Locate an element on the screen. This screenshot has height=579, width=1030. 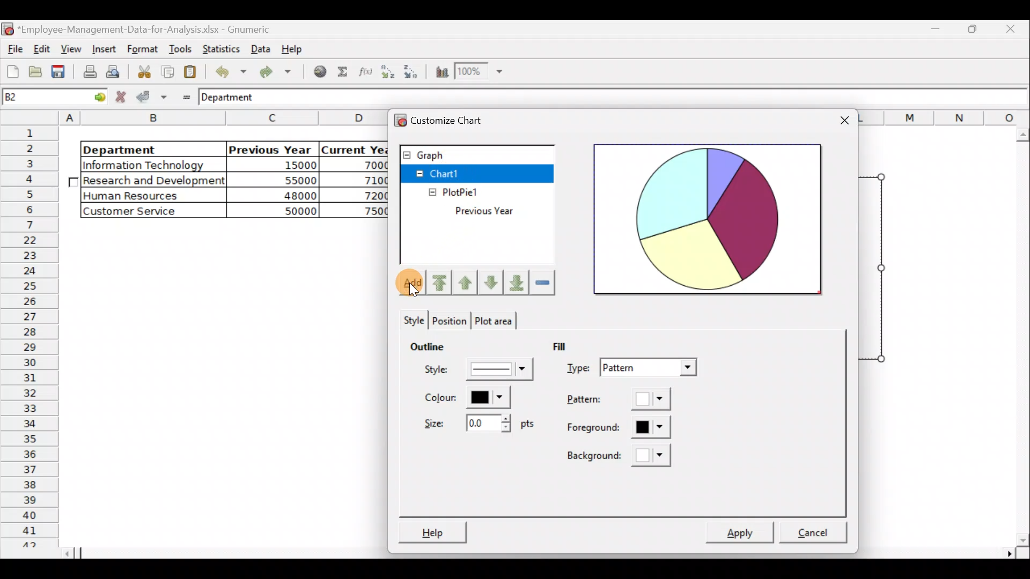
|Information Technology is located at coordinates (152, 165).